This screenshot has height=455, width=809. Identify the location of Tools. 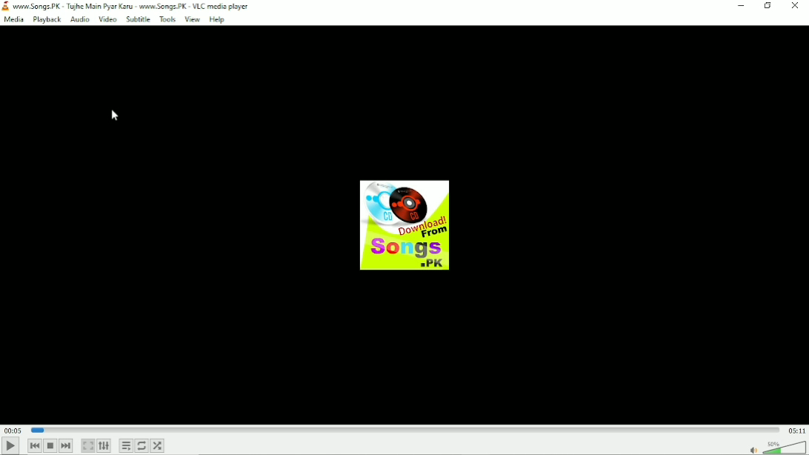
(167, 19).